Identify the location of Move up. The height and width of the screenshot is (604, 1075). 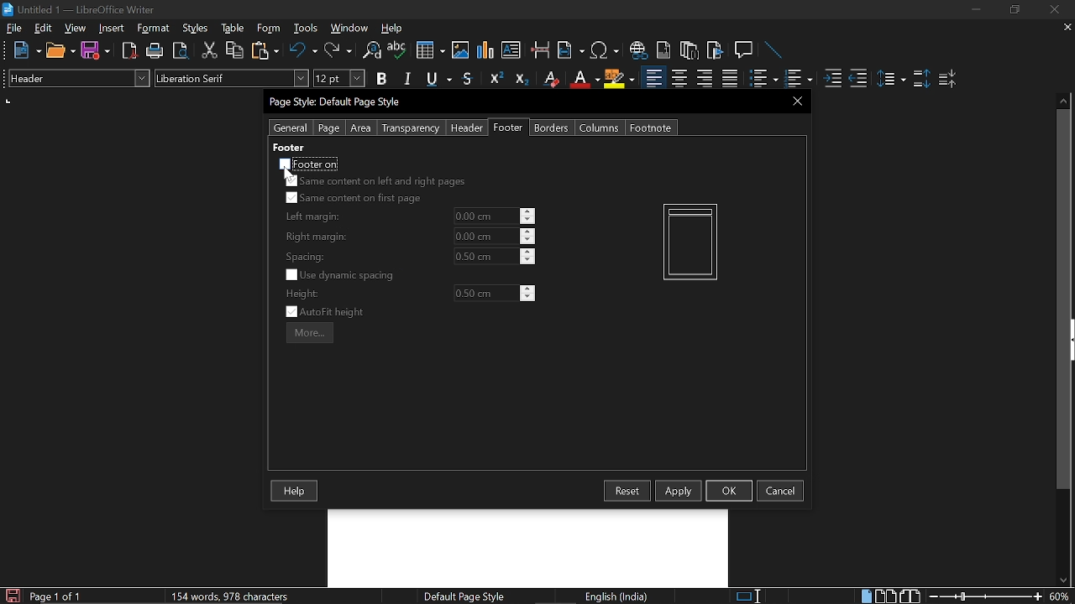
(1064, 99).